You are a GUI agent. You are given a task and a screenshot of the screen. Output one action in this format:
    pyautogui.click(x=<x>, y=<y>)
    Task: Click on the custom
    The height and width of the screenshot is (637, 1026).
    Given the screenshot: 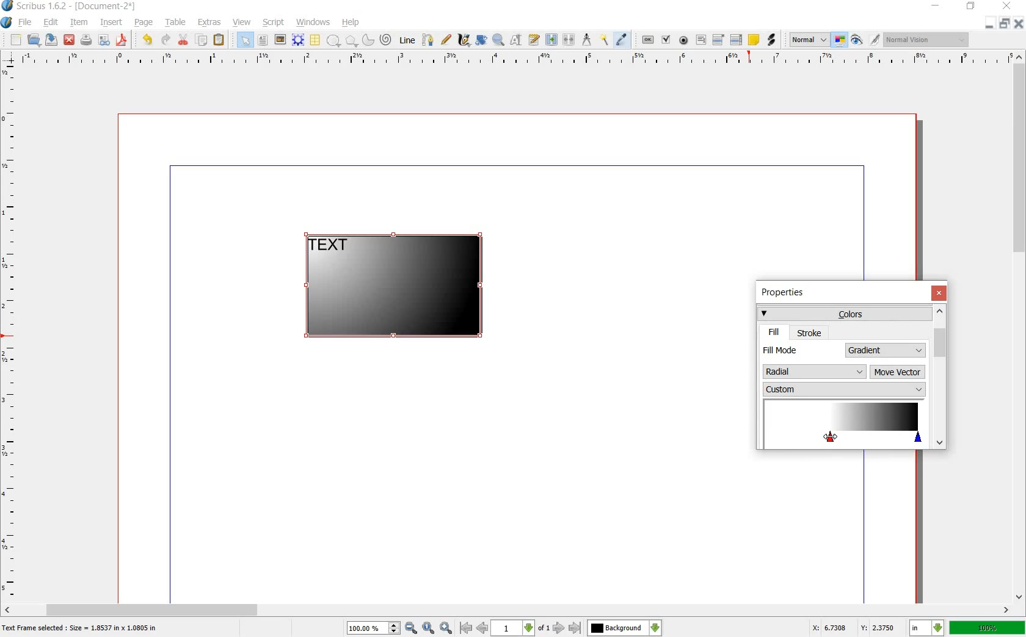 What is the action you would take?
    pyautogui.click(x=843, y=389)
    